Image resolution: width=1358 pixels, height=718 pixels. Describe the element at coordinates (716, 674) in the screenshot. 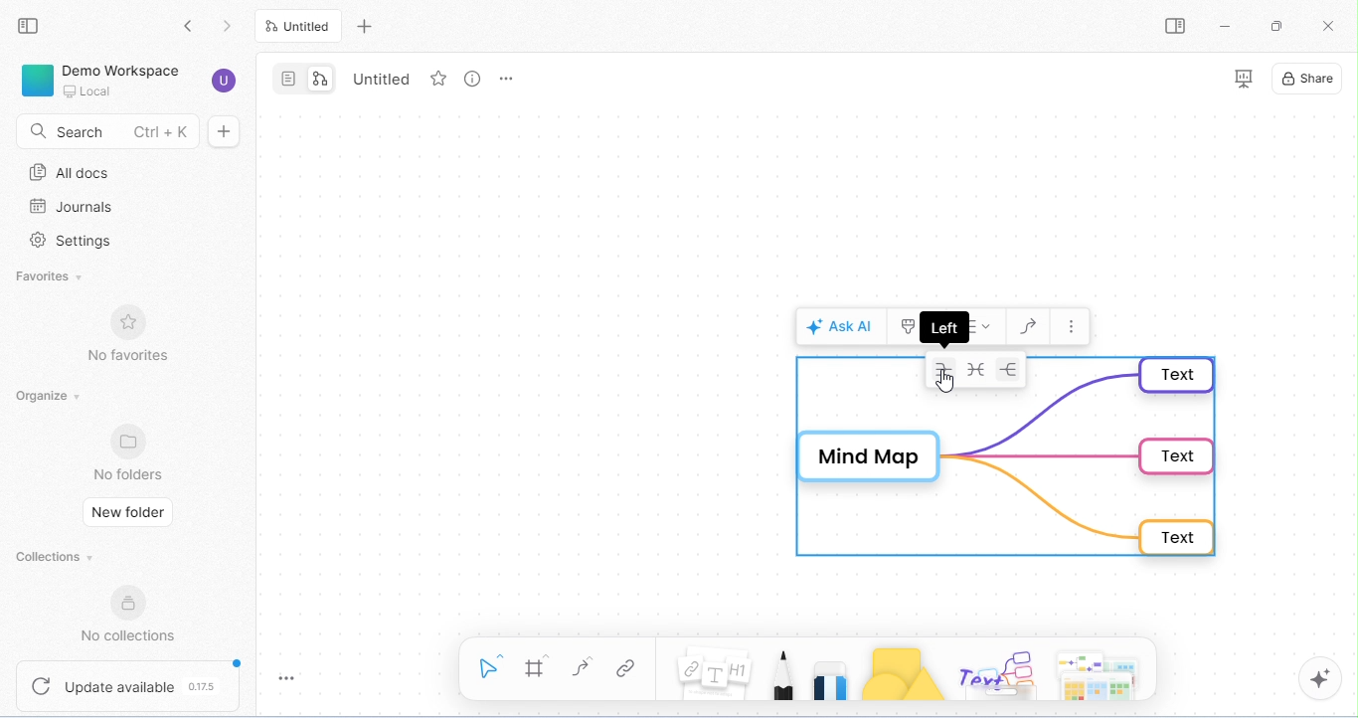

I see `note` at that location.